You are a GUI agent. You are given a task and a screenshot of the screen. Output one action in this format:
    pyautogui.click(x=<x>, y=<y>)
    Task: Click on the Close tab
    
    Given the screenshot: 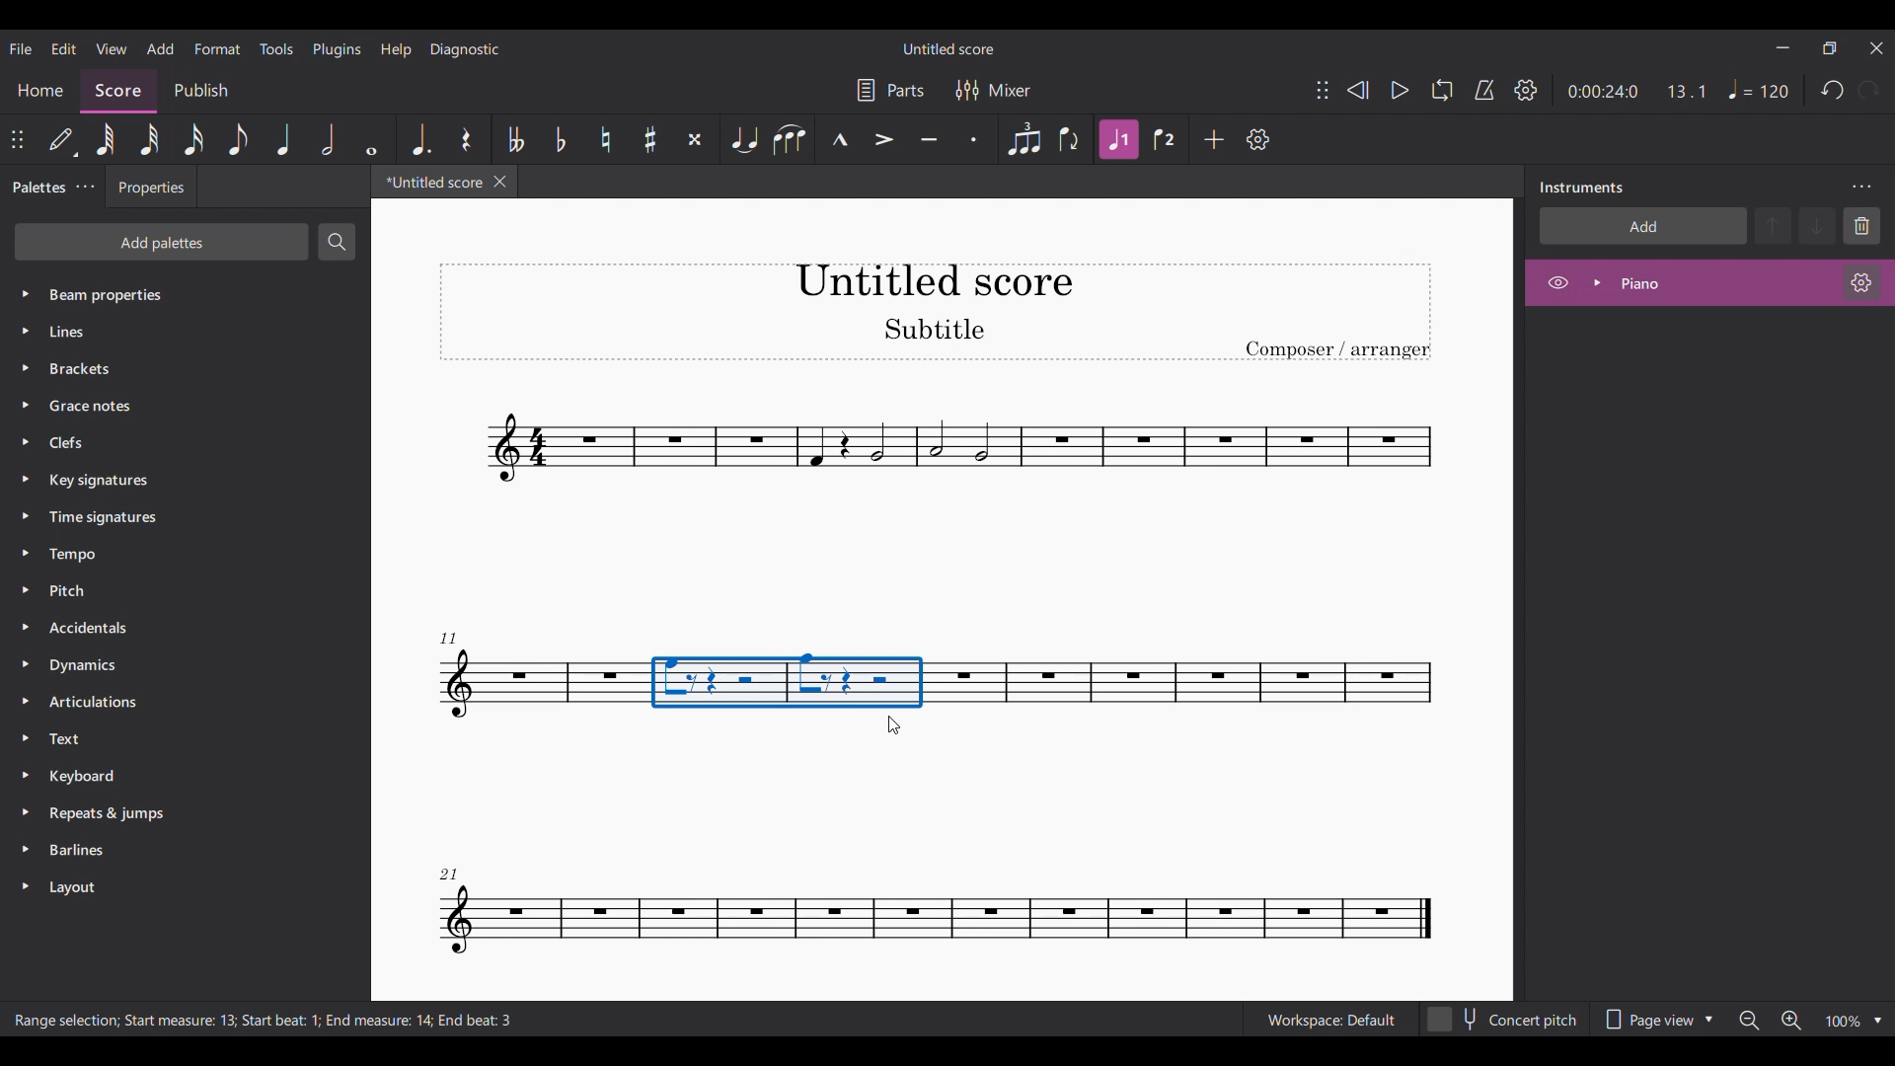 What is the action you would take?
    pyautogui.click(x=500, y=182)
    